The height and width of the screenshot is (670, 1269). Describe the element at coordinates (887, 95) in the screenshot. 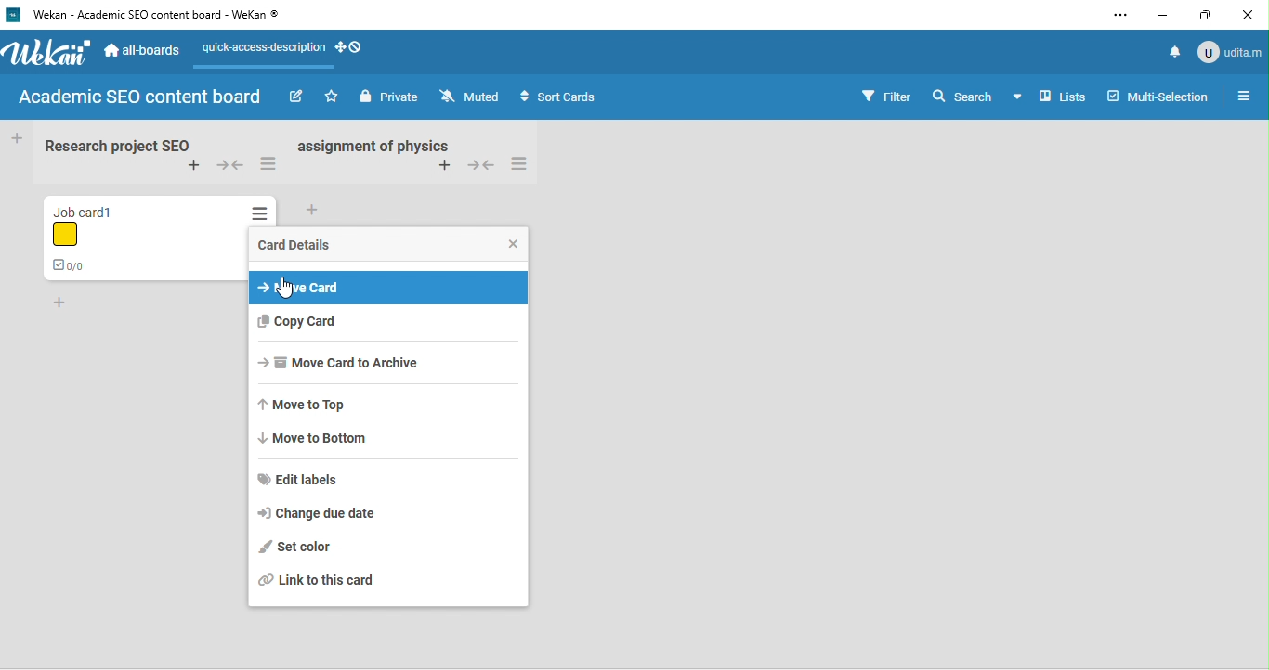

I see `filter` at that location.